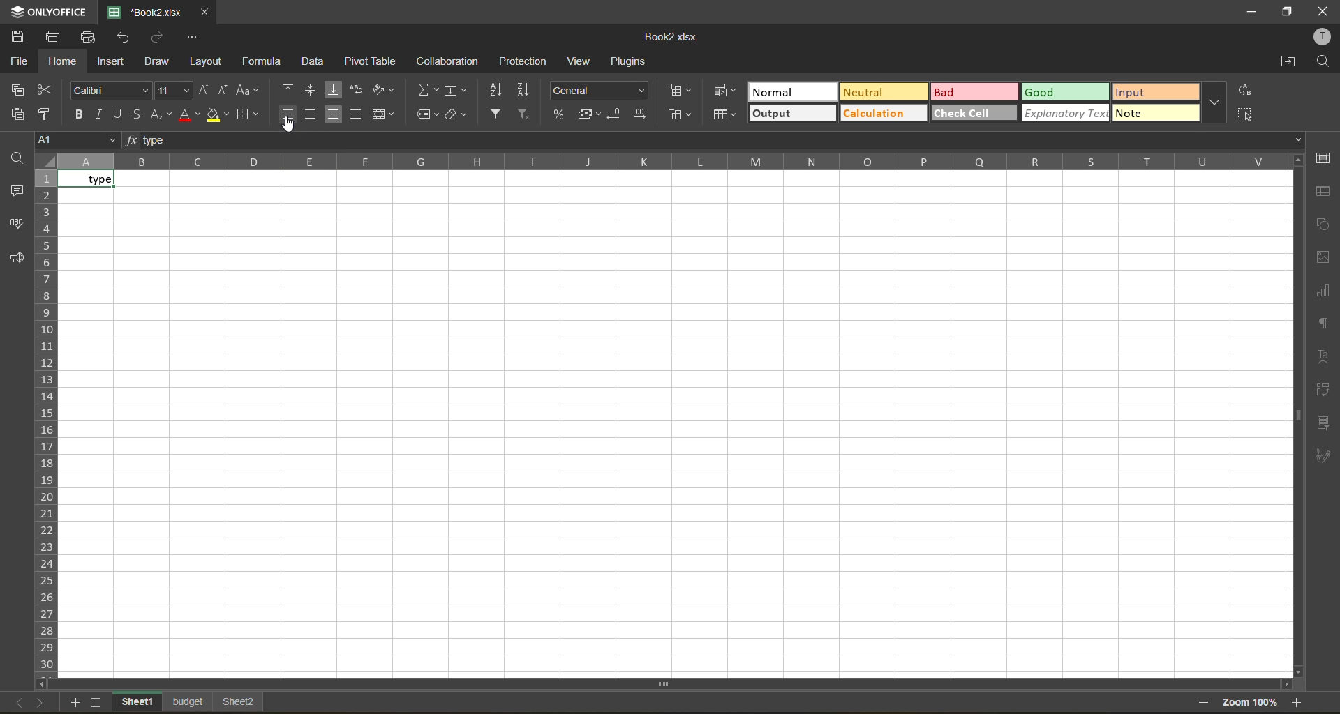 This screenshot has height=714, width=1340. What do you see at coordinates (290, 126) in the screenshot?
I see `cursor` at bounding box center [290, 126].